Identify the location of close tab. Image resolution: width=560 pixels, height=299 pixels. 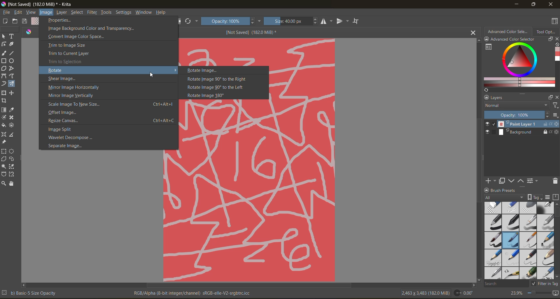
(473, 34).